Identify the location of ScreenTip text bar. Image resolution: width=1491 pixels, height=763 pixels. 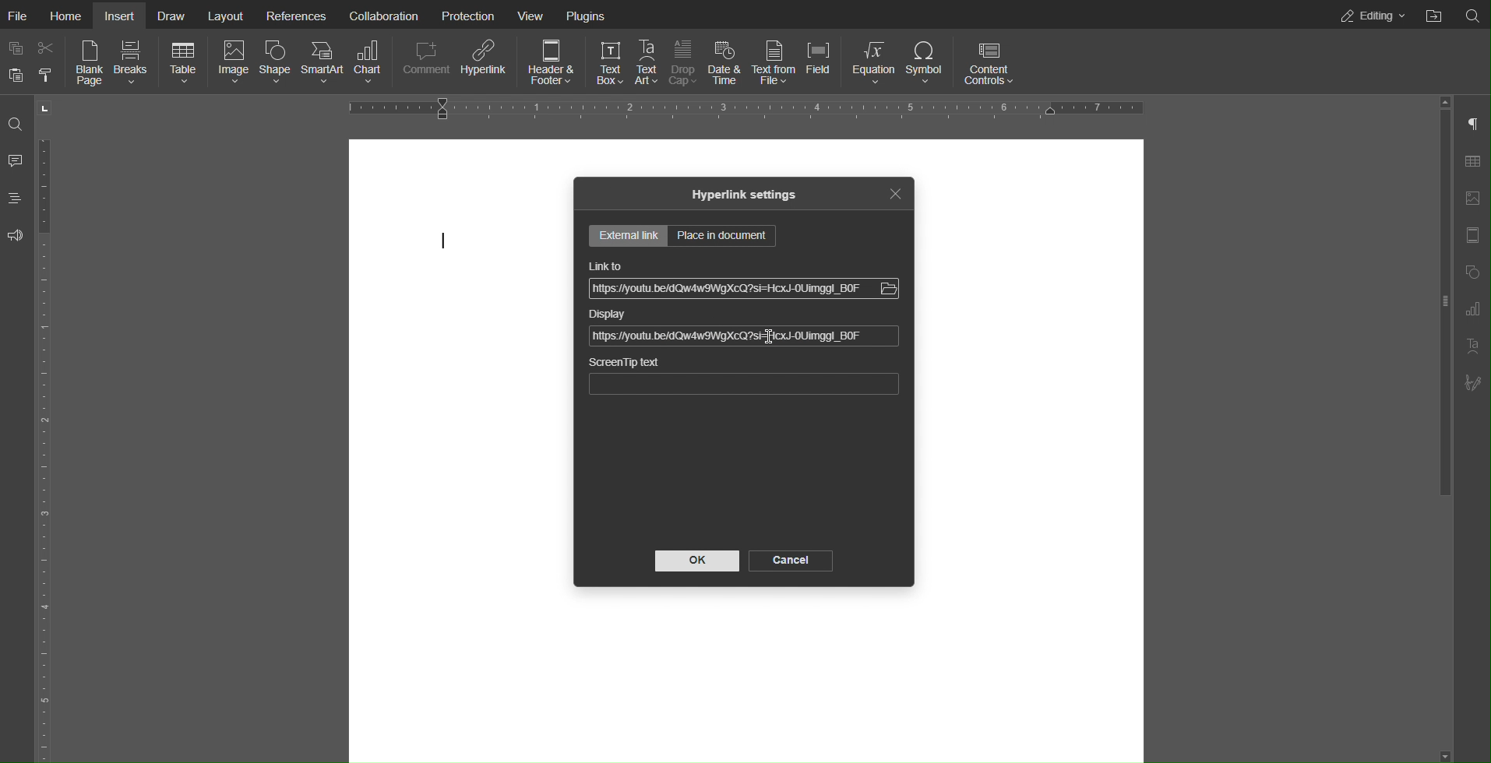
(745, 384).